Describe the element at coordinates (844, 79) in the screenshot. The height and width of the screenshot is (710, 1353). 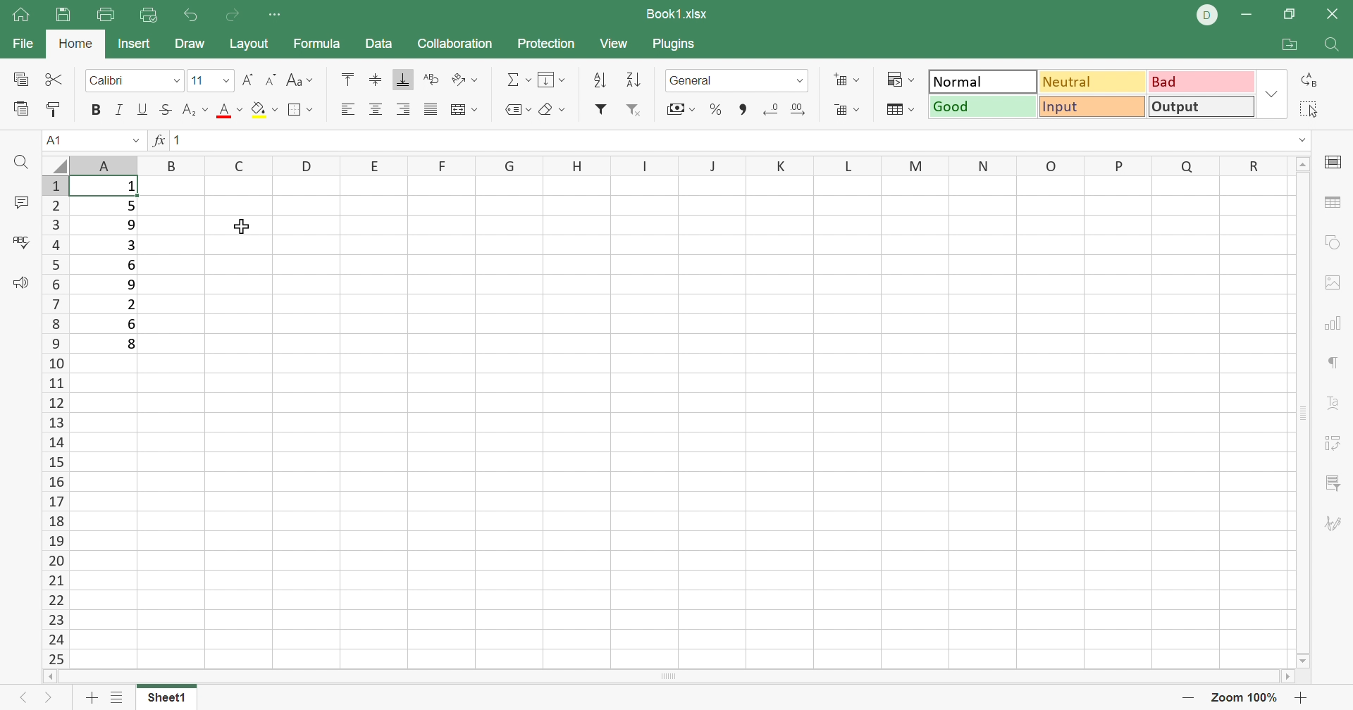
I see `Add cells` at that location.